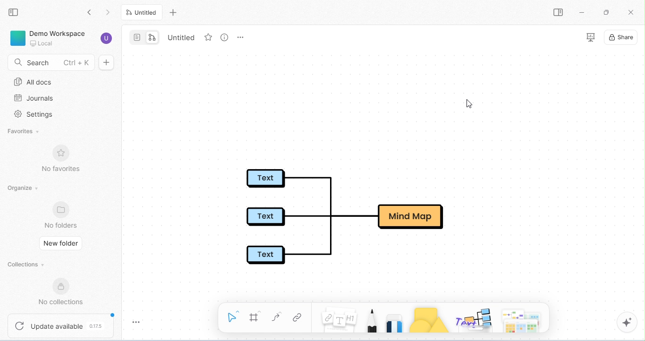  What do you see at coordinates (136, 324) in the screenshot?
I see `toggle zoom` at bounding box center [136, 324].